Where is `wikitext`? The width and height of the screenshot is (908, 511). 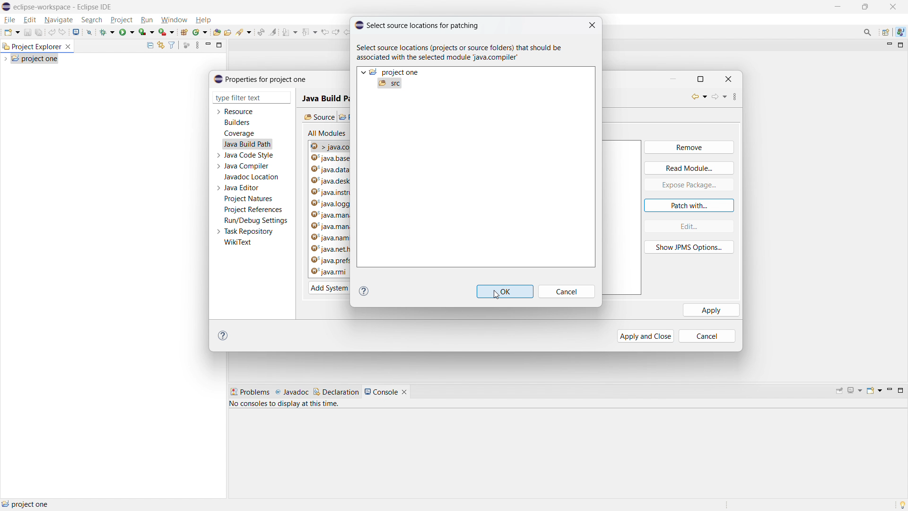 wikitext is located at coordinates (238, 243).